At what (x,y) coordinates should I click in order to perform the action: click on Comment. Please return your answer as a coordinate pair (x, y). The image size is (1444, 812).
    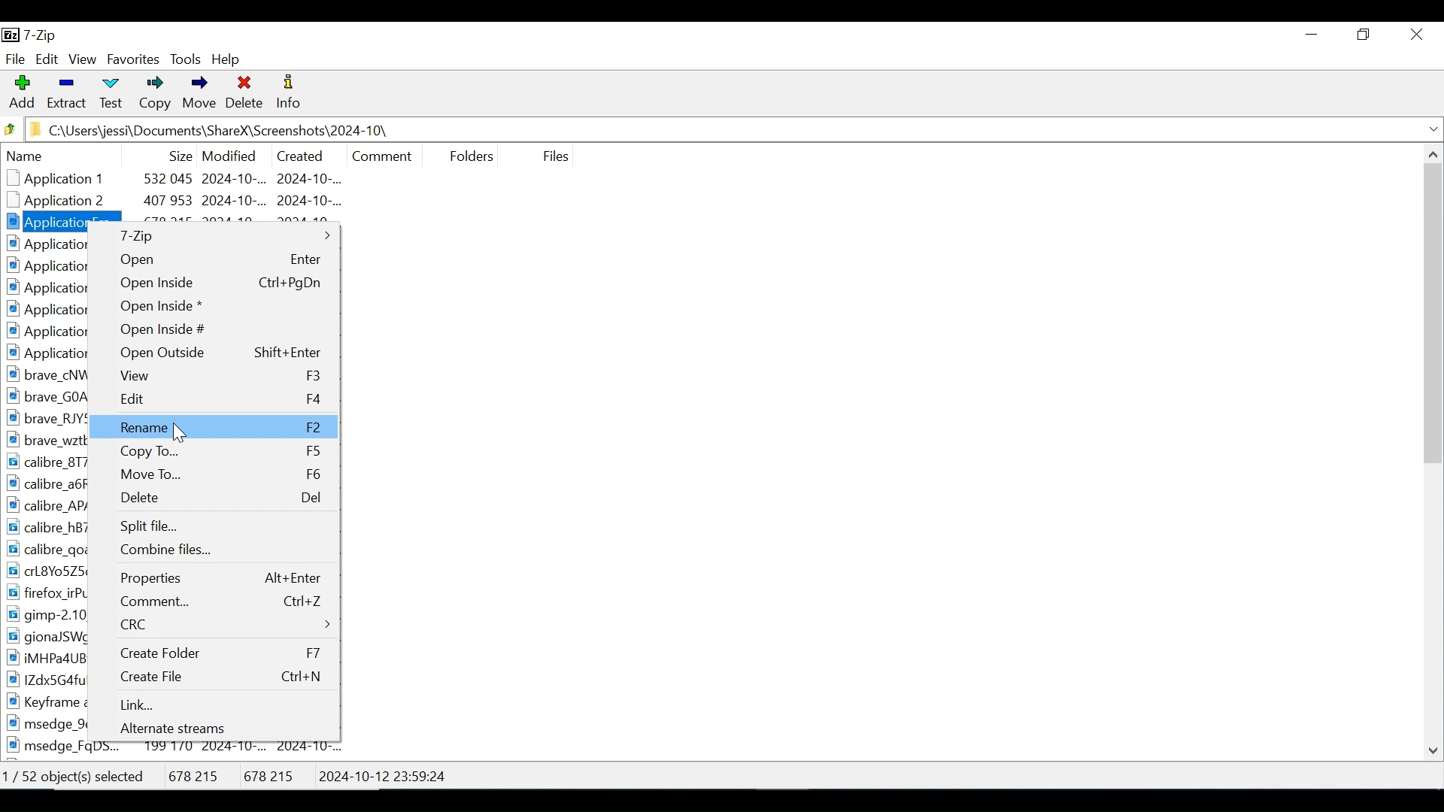
    Looking at the image, I should click on (382, 154).